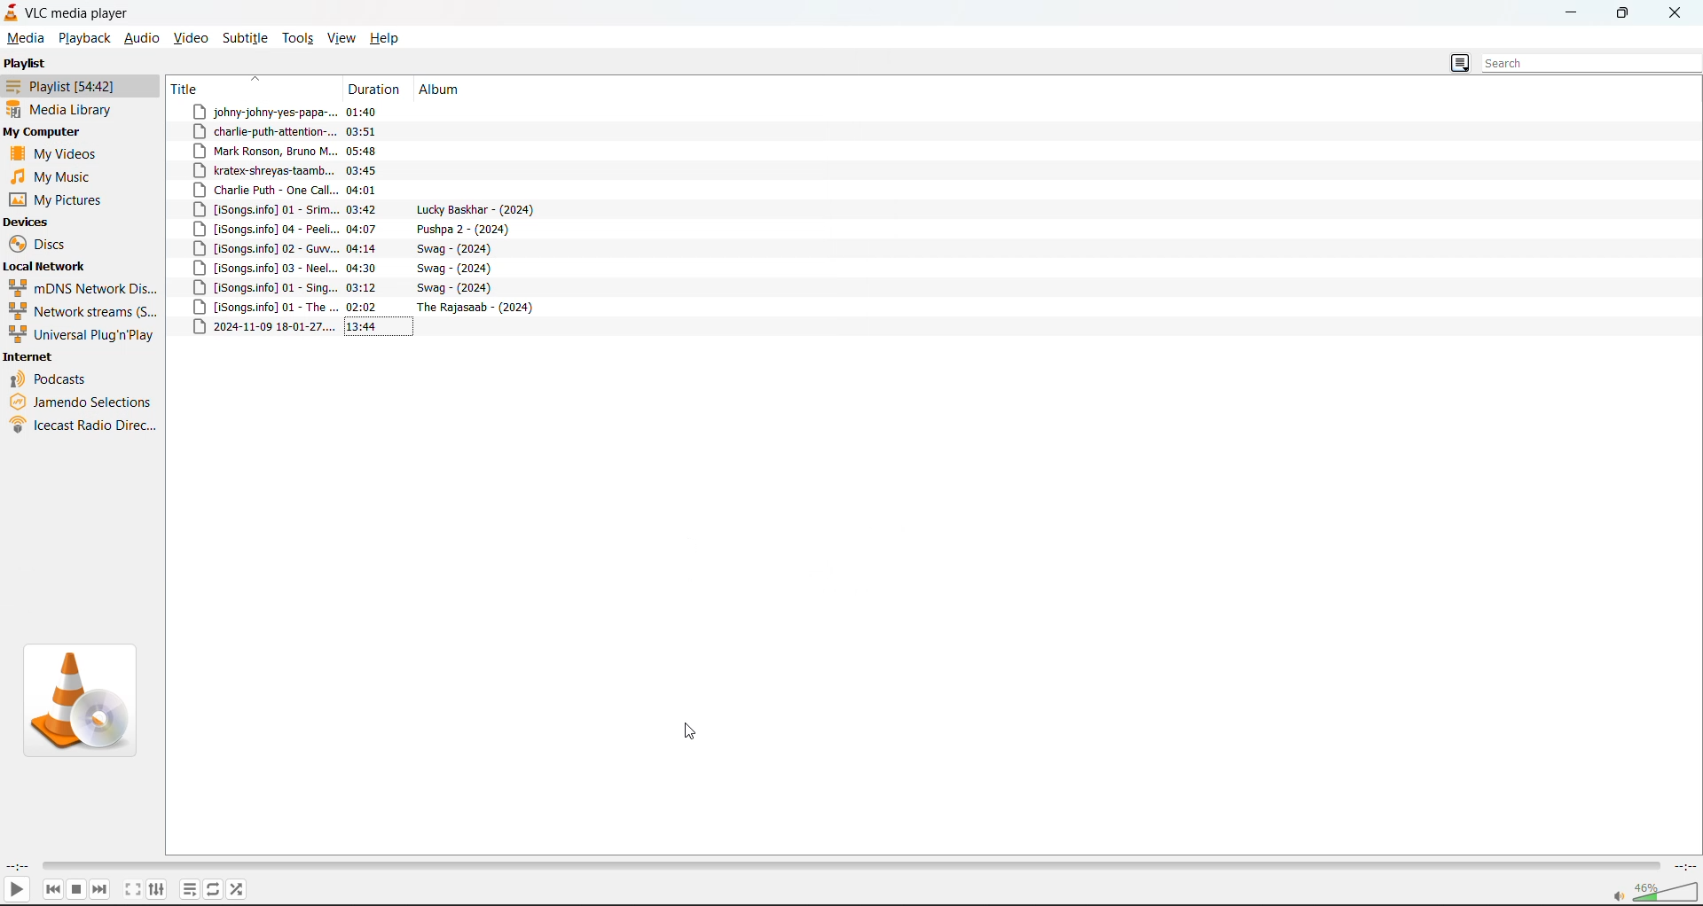 The height and width of the screenshot is (906, 1703). I want to click on network streams, so click(83, 313).